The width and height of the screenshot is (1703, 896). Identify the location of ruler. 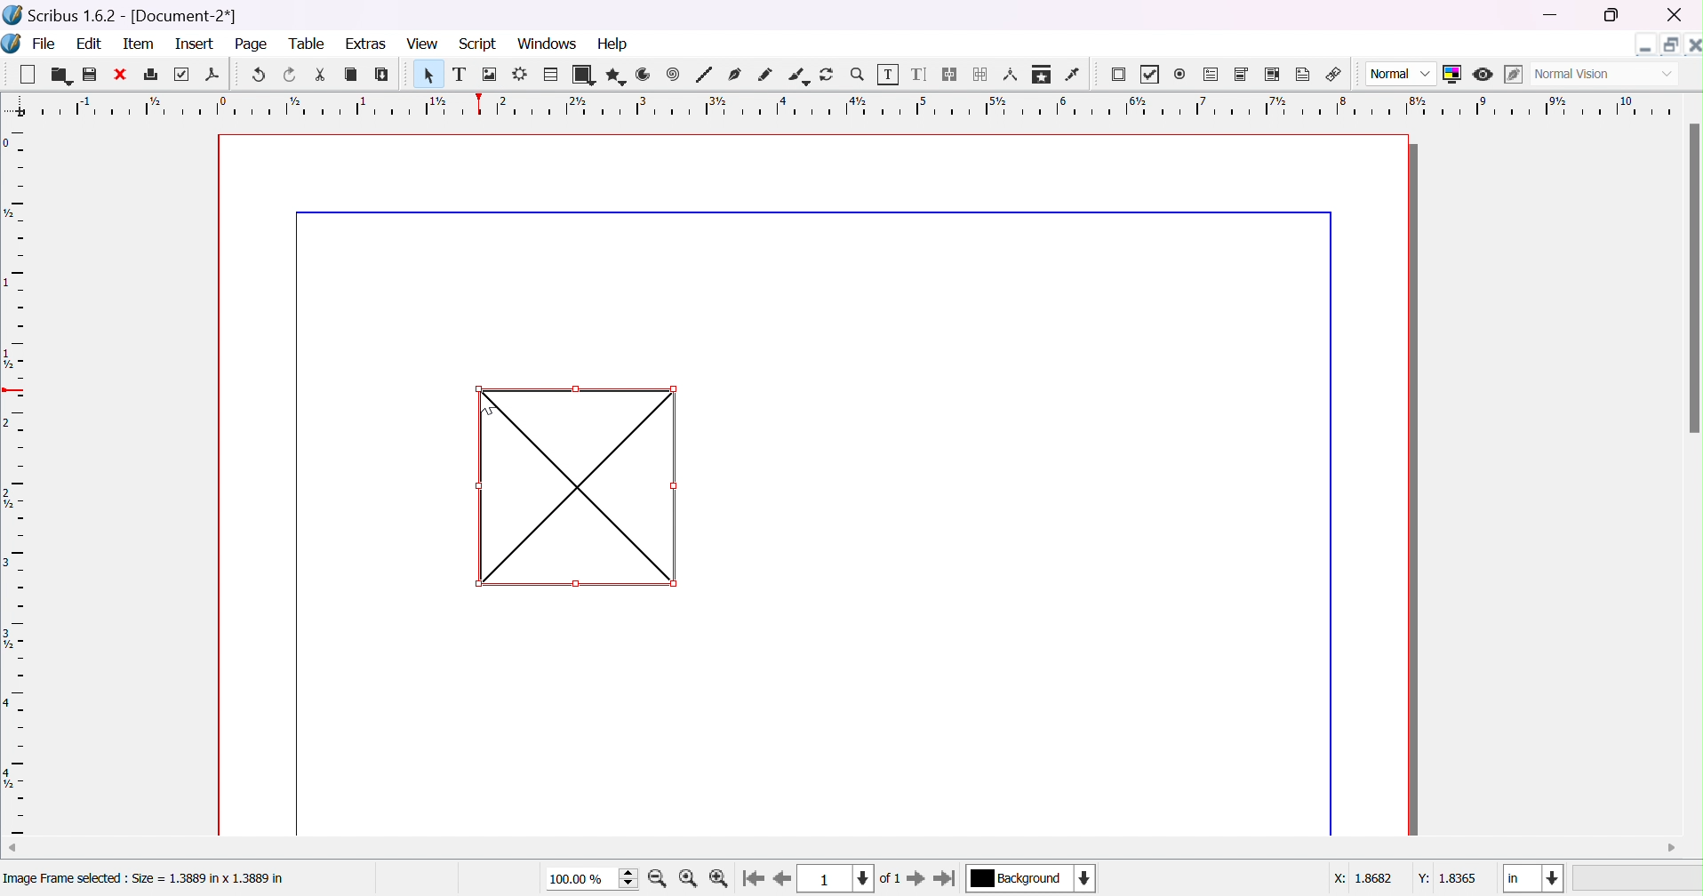
(14, 481).